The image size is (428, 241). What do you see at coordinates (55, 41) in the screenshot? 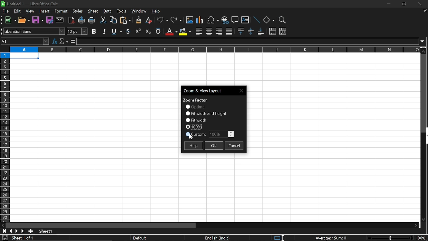
I see `function wizard` at bounding box center [55, 41].